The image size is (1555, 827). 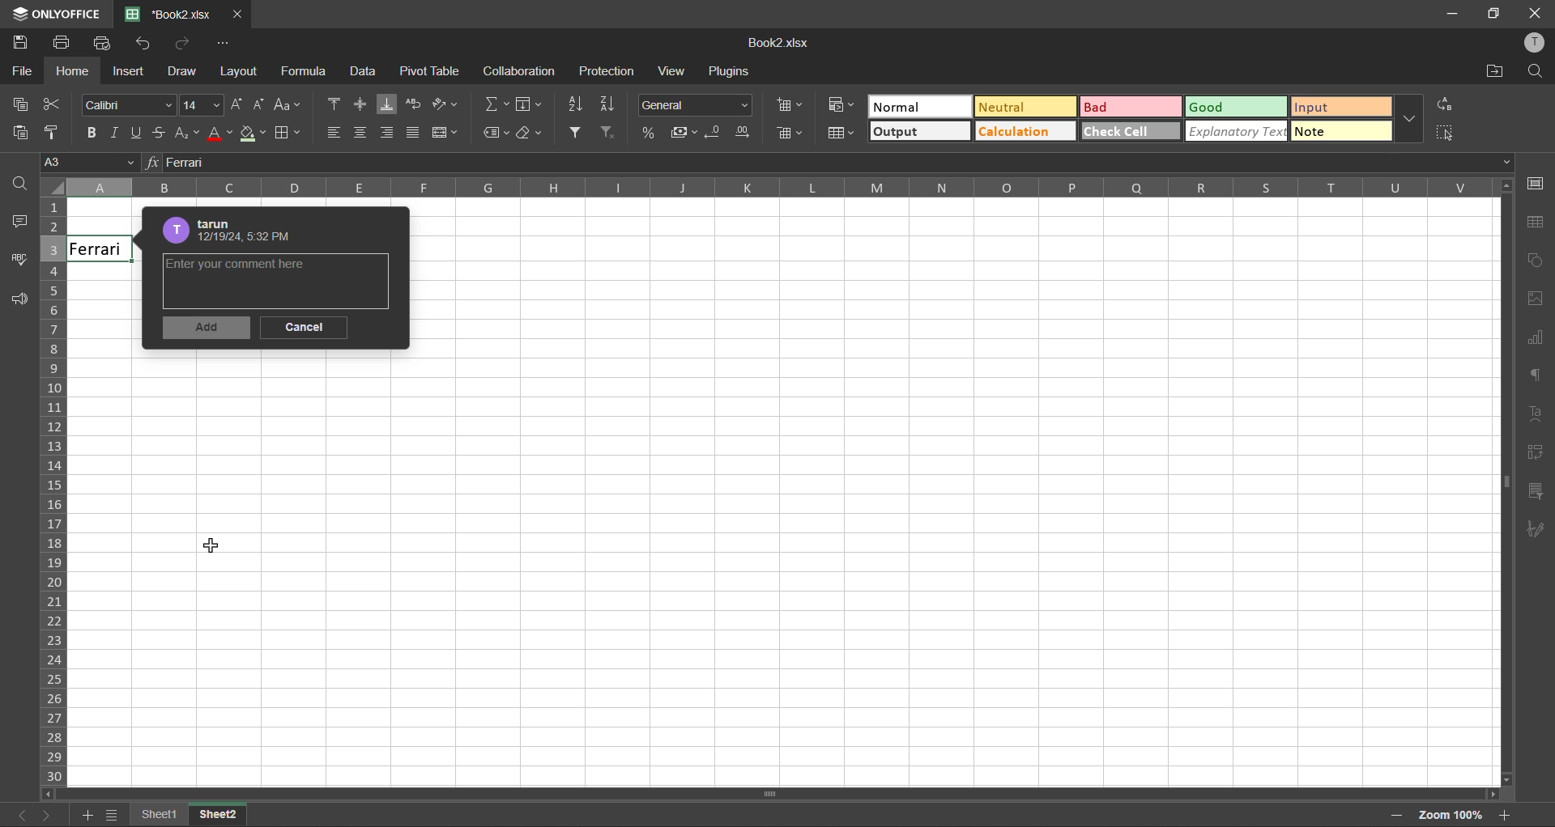 What do you see at coordinates (233, 231) in the screenshot?
I see `profile and datestamp` at bounding box center [233, 231].